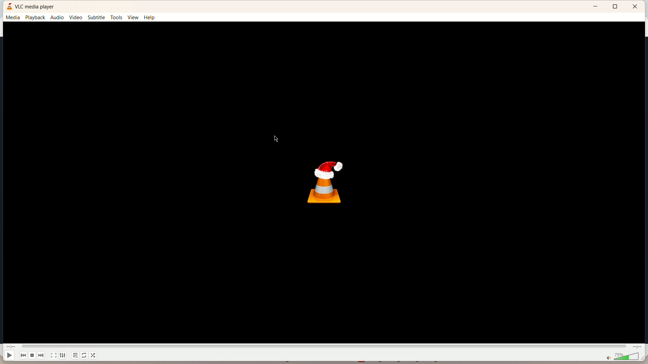 The width and height of the screenshot is (648, 364). Describe the element at coordinates (617, 7) in the screenshot. I see `maximize` at that location.